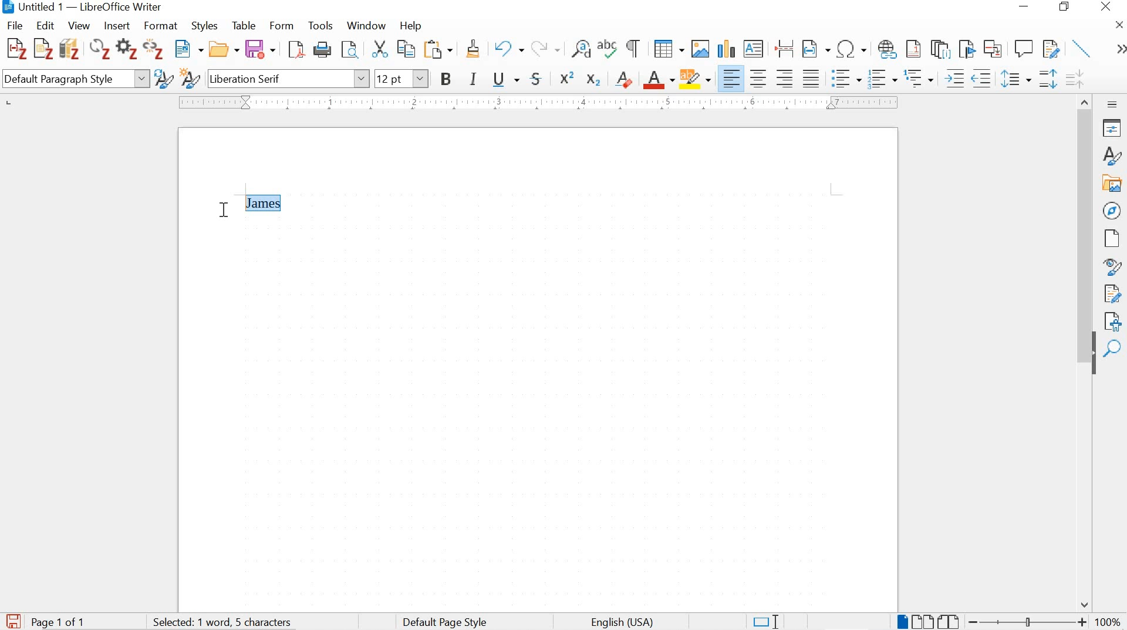  Describe the element at coordinates (264, 203) in the screenshot. I see `"James" highlighted` at that location.